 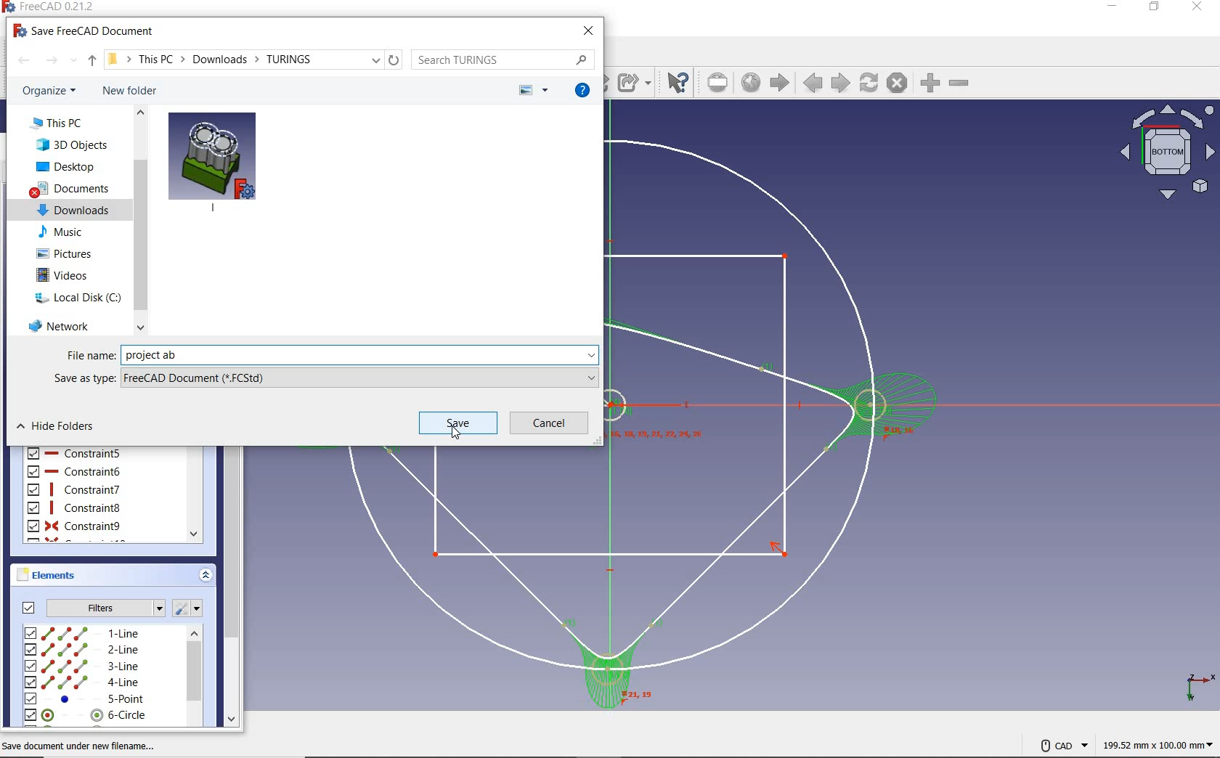 I want to click on bottom view, so click(x=1166, y=152).